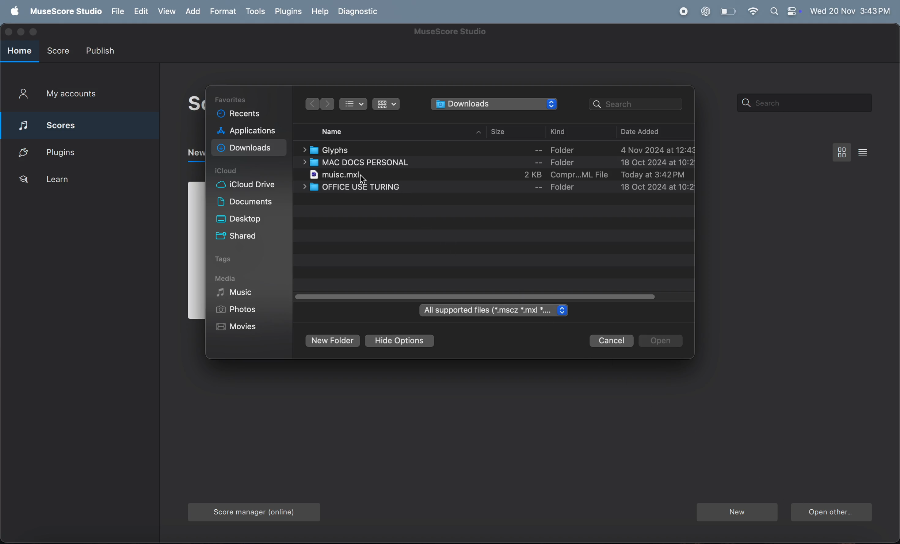  I want to click on time and date, so click(850, 11).